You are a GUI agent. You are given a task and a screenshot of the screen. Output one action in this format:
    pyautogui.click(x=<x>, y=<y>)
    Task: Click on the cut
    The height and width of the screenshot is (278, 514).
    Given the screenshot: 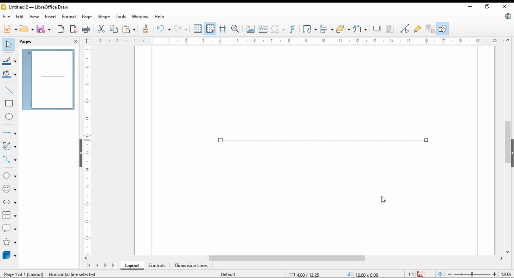 What is the action you would take?
    pyautogui.click(x=100, y=29)
    